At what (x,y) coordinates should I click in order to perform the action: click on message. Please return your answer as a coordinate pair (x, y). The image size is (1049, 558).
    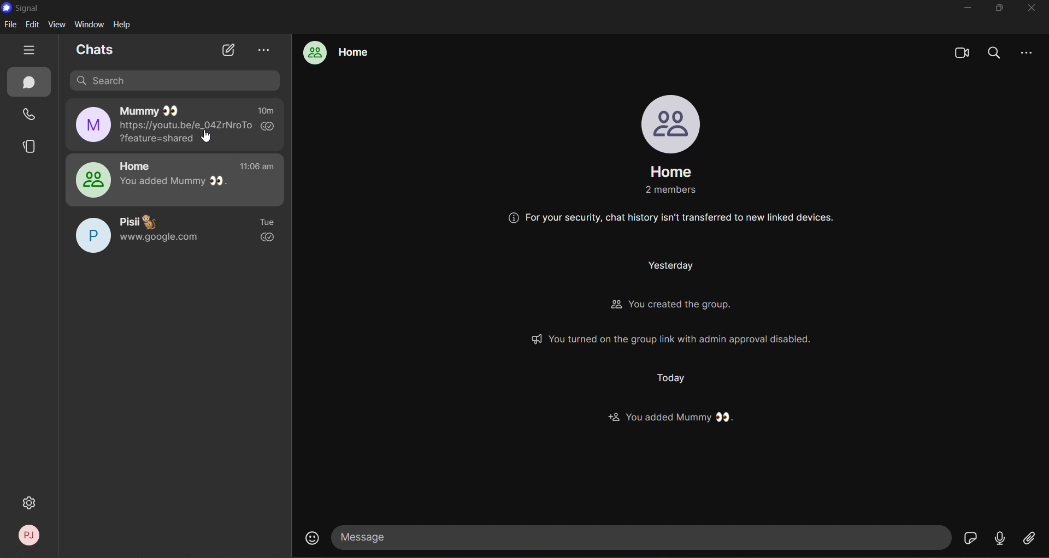
    Looking at the image, I should click on (643, 538).